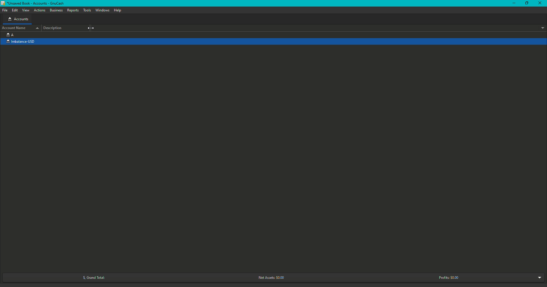  What do you see at coordinates (40, 11) in the screenshot?
I see `Actions` at bounding box center [40, 11].